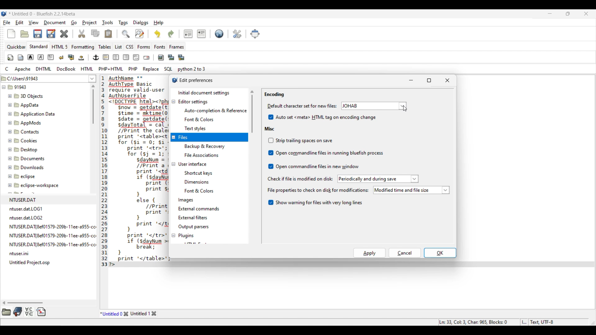 This screenshot has height=335, width=596. I want to click on Default character options, so click(374, 106).